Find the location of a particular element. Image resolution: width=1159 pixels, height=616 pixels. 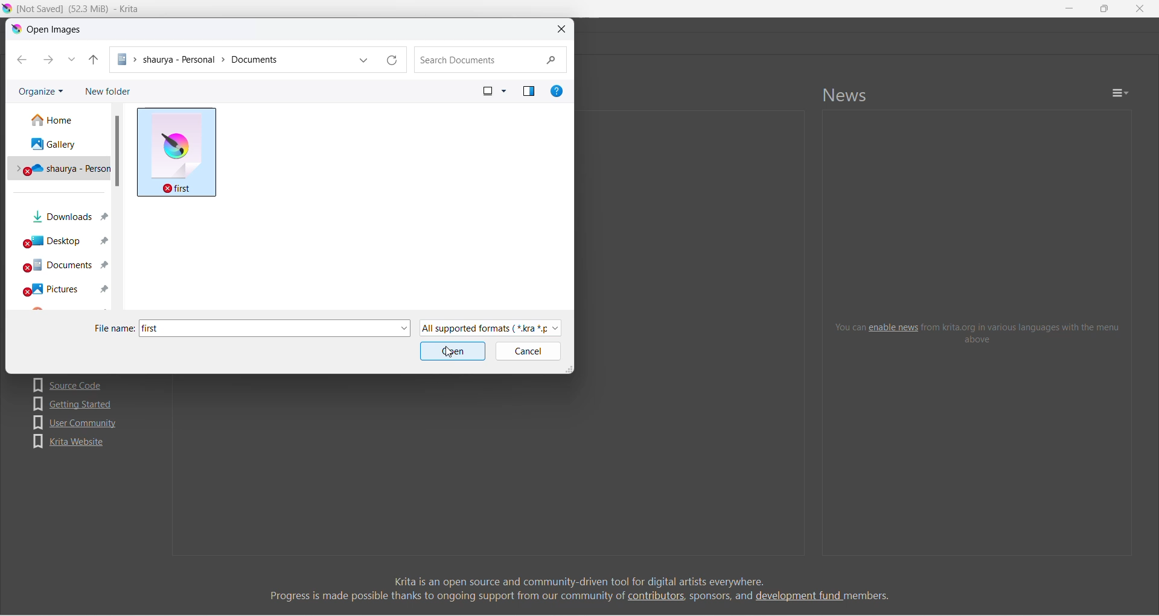

downloads is located at coordinates (64, 213).